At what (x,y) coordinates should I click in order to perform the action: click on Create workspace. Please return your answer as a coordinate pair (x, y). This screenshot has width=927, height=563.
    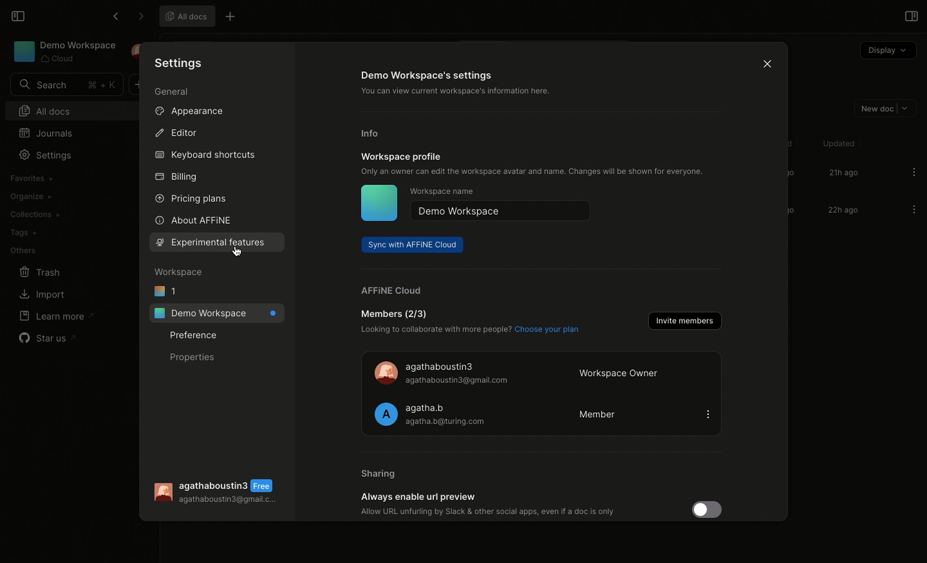
    Looking at the image, I should click on (63, 195).